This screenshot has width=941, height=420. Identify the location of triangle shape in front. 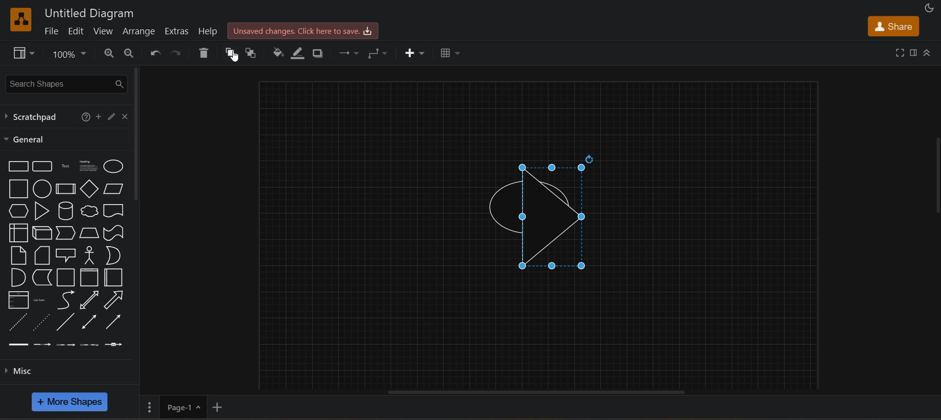
(543, 213).